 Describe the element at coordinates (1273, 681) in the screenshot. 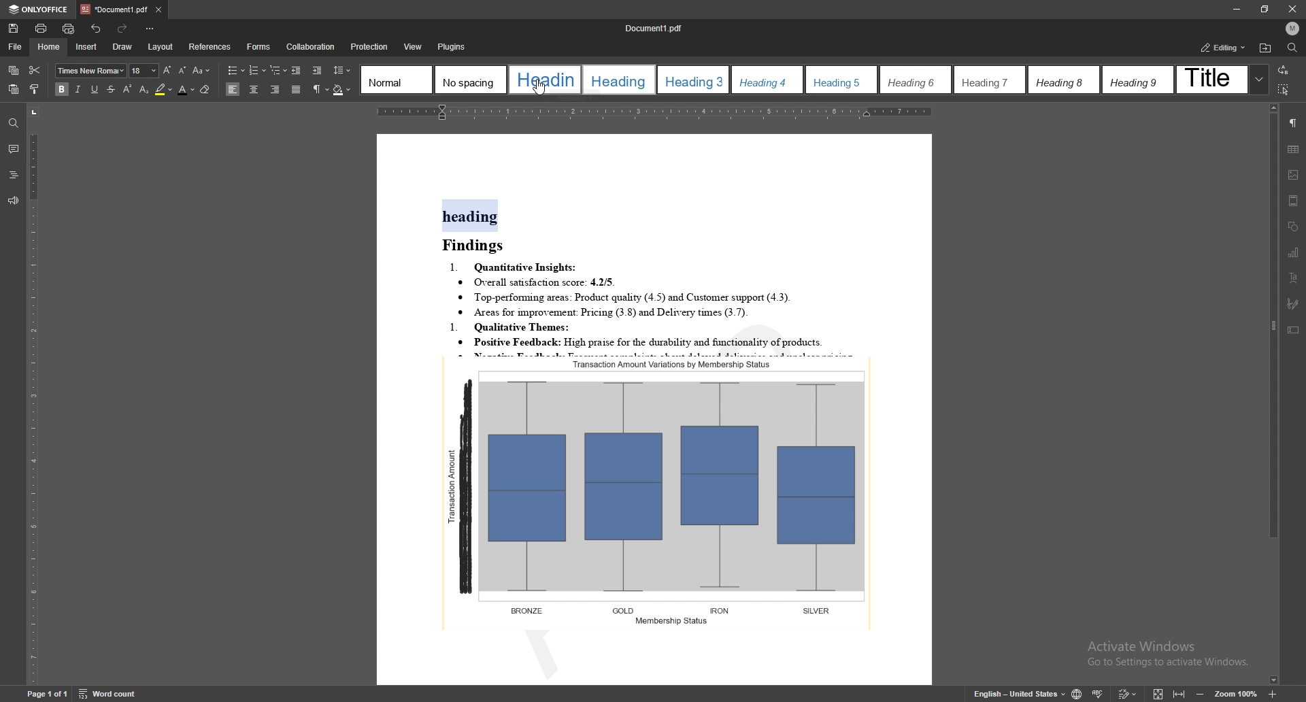

I see `scroll down` at that location.